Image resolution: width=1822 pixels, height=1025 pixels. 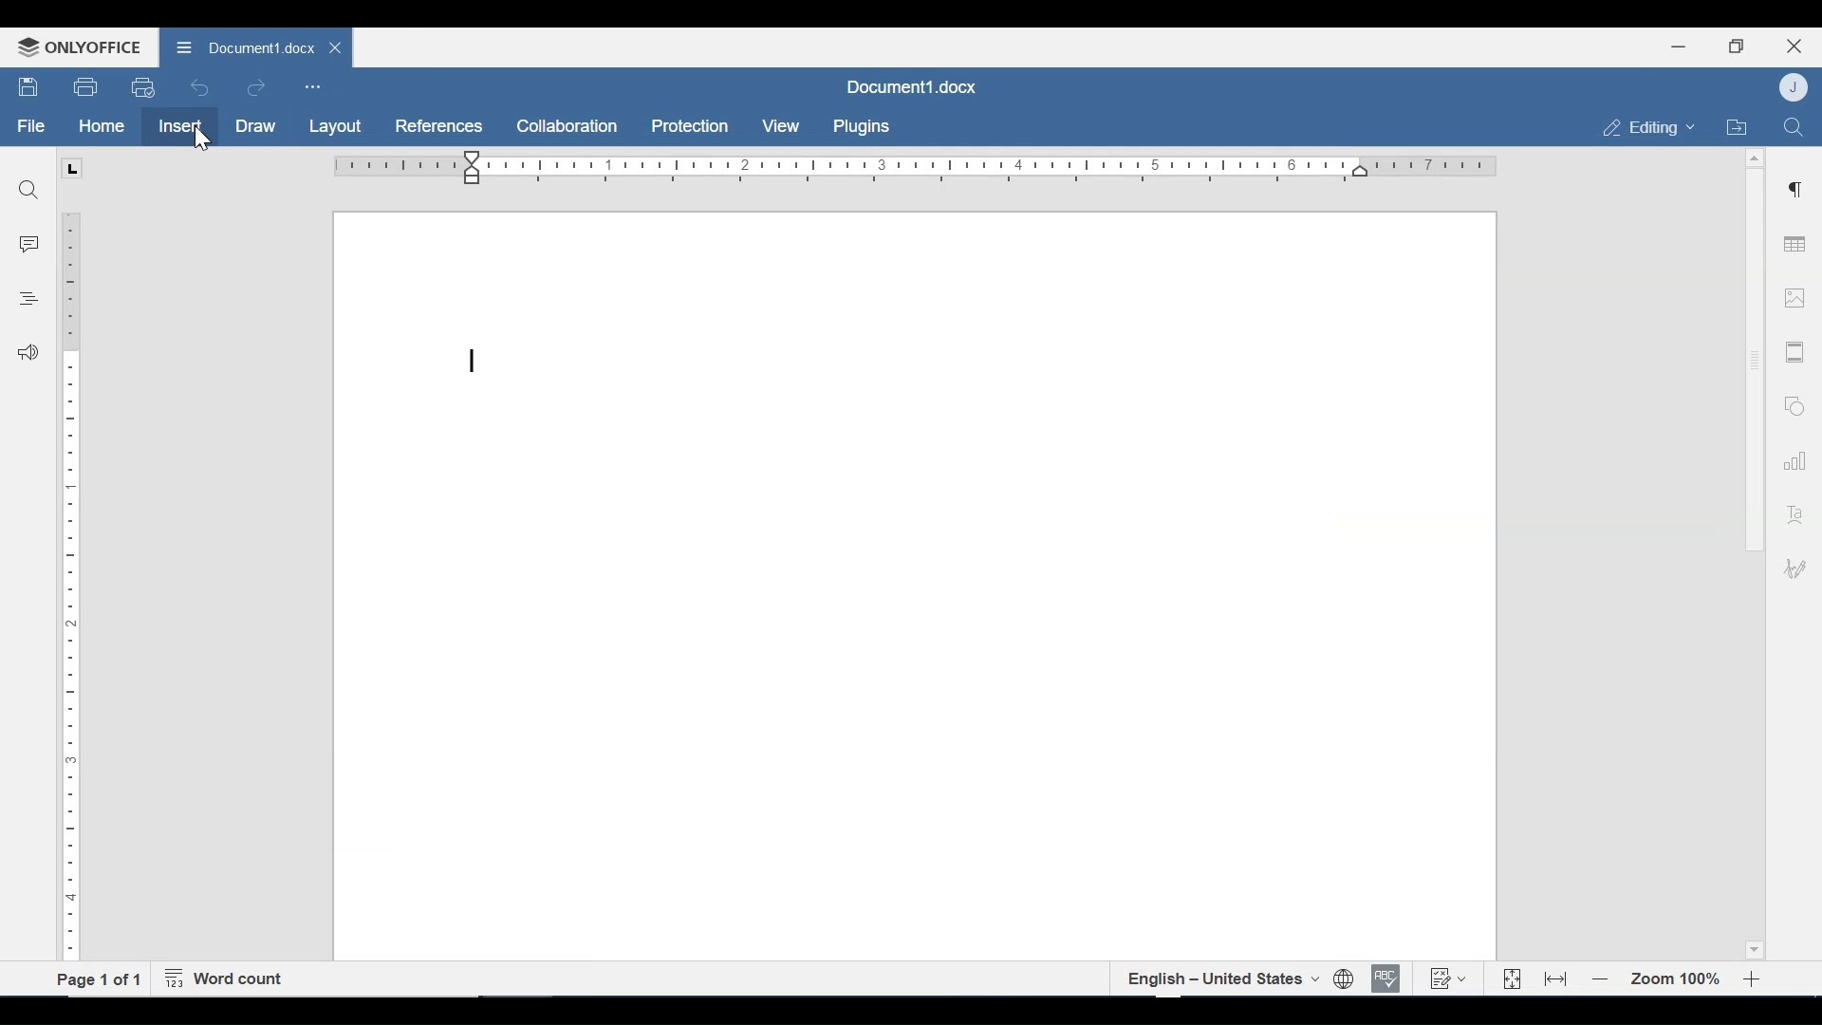 I want to click on Graph, so click(x=1791, y=458).